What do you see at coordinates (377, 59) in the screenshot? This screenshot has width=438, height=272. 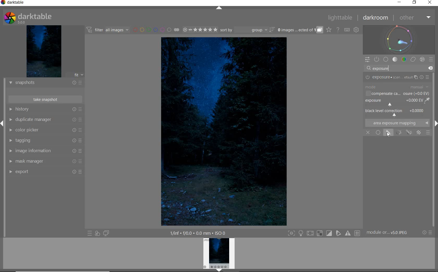 I see `SHOW ONLY ACTIVE MODULES` at bounding box center [377, 59].